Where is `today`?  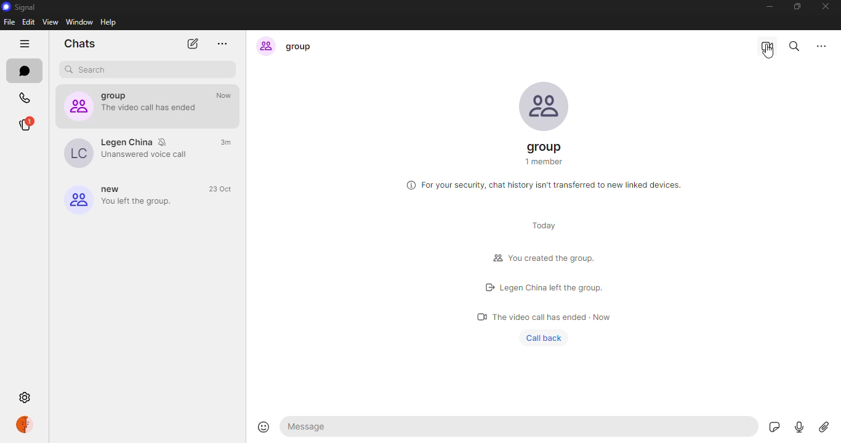 today is located at coordinates (544, 224).